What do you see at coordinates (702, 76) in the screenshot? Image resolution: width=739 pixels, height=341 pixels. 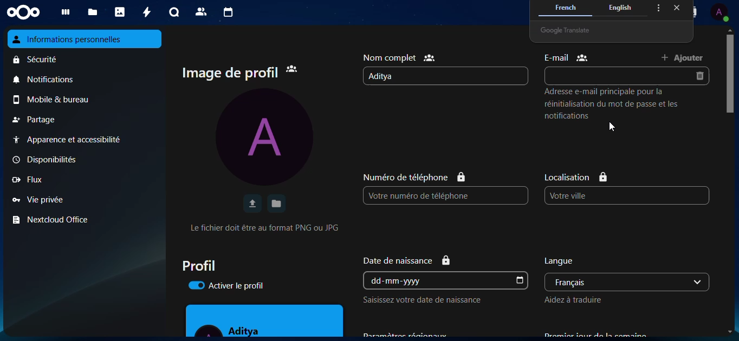 I see `delete` at bounding box center [702, 76].